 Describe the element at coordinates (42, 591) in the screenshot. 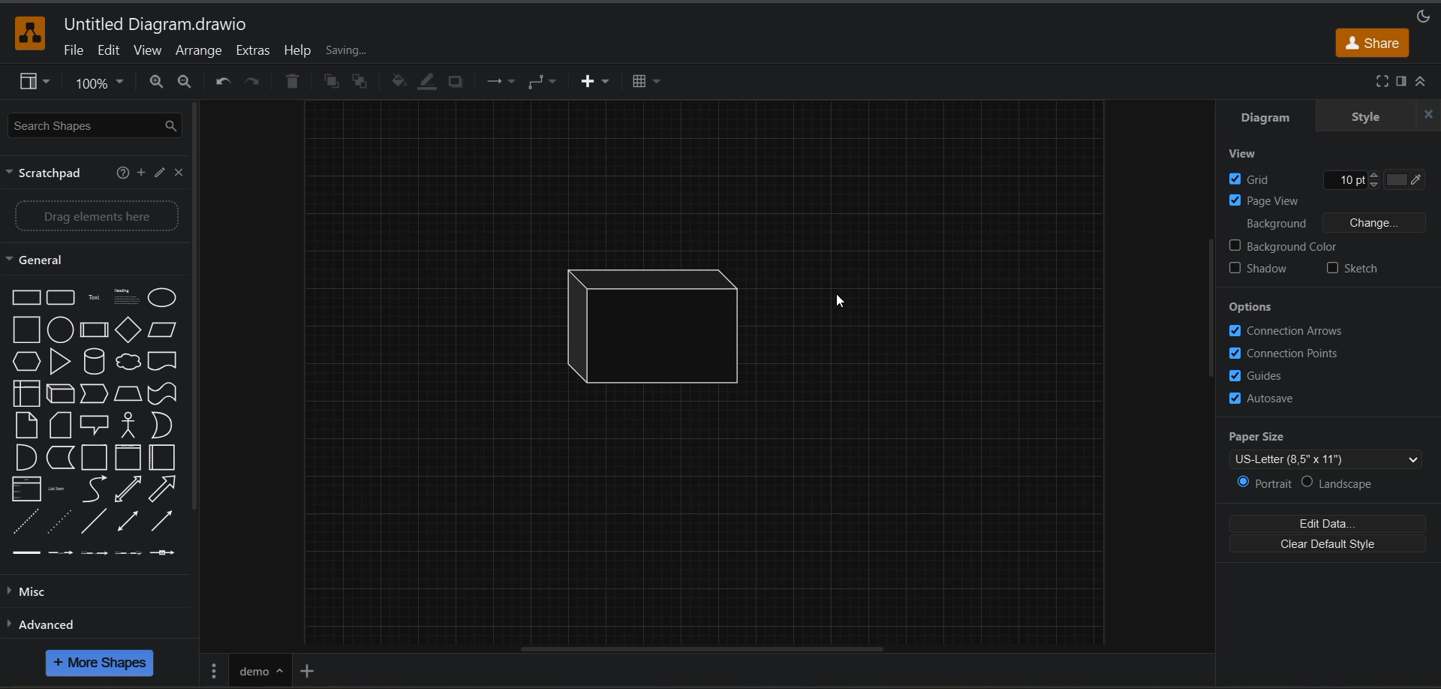

I see `misc` at that location.